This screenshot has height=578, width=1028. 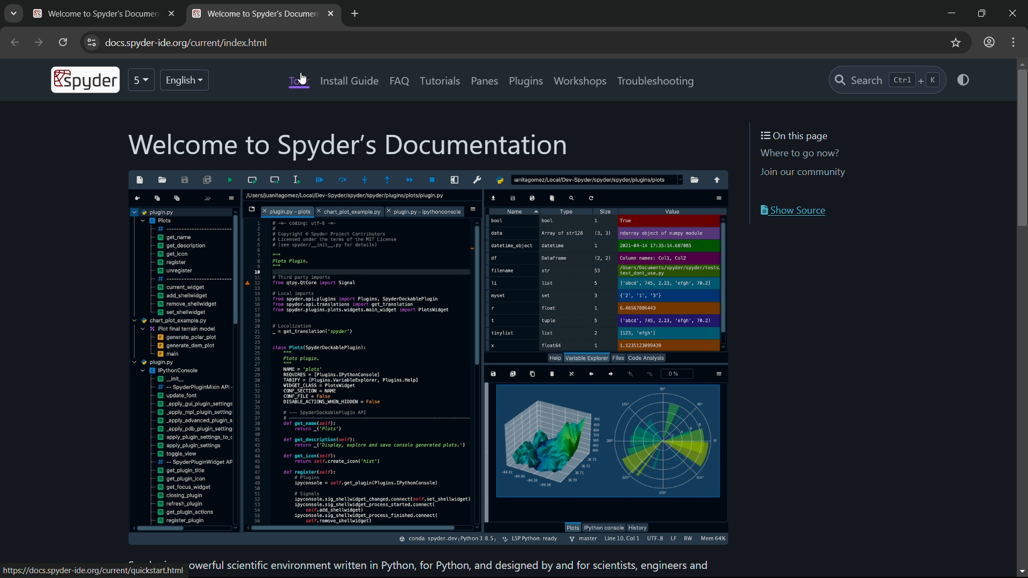 I want to click on close tab, so click(x=171, y=13).